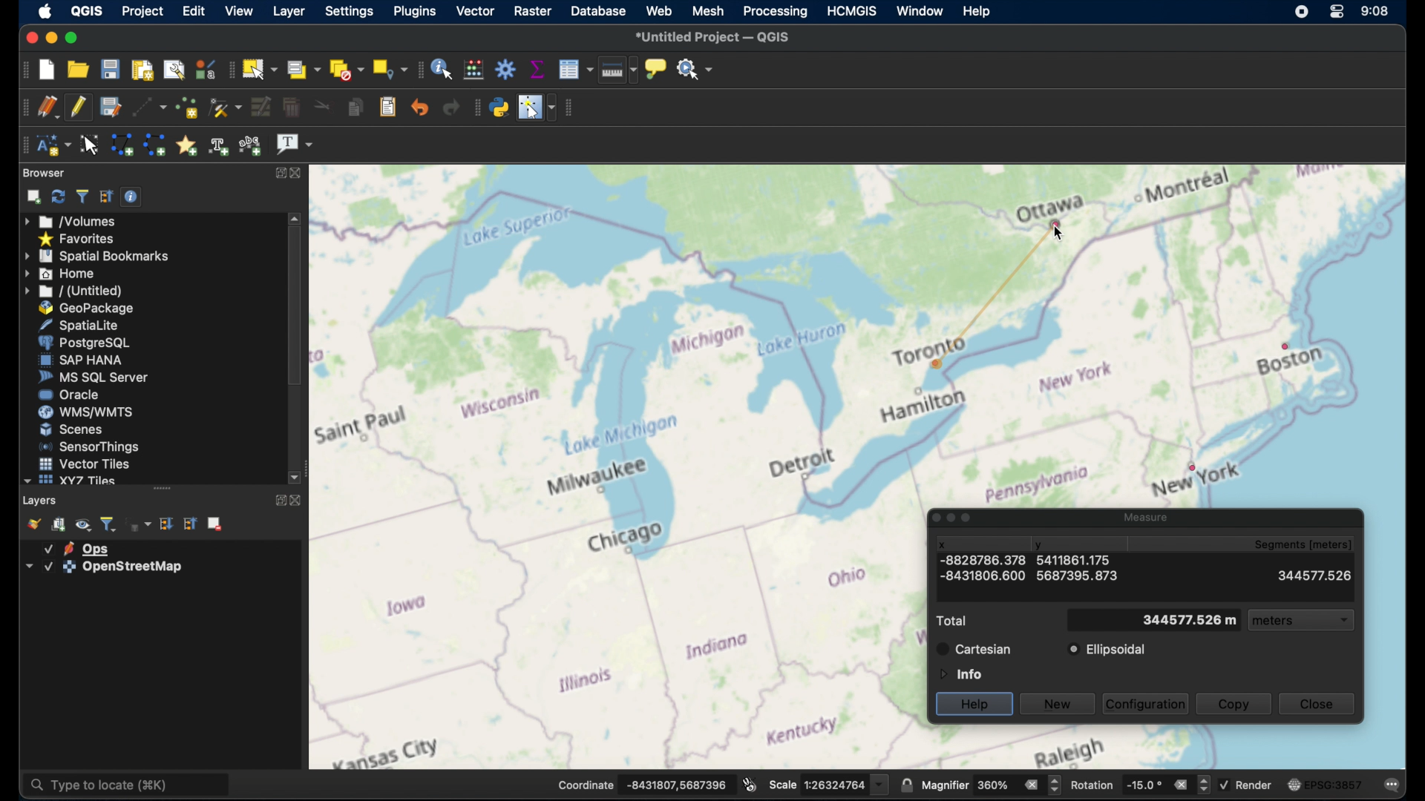 The height and width of the screenshot is (801, 1425). What do you see at coordinates (30, 197) in the screenshot?
I see `add selected layers` at bounding box center [30, 197].